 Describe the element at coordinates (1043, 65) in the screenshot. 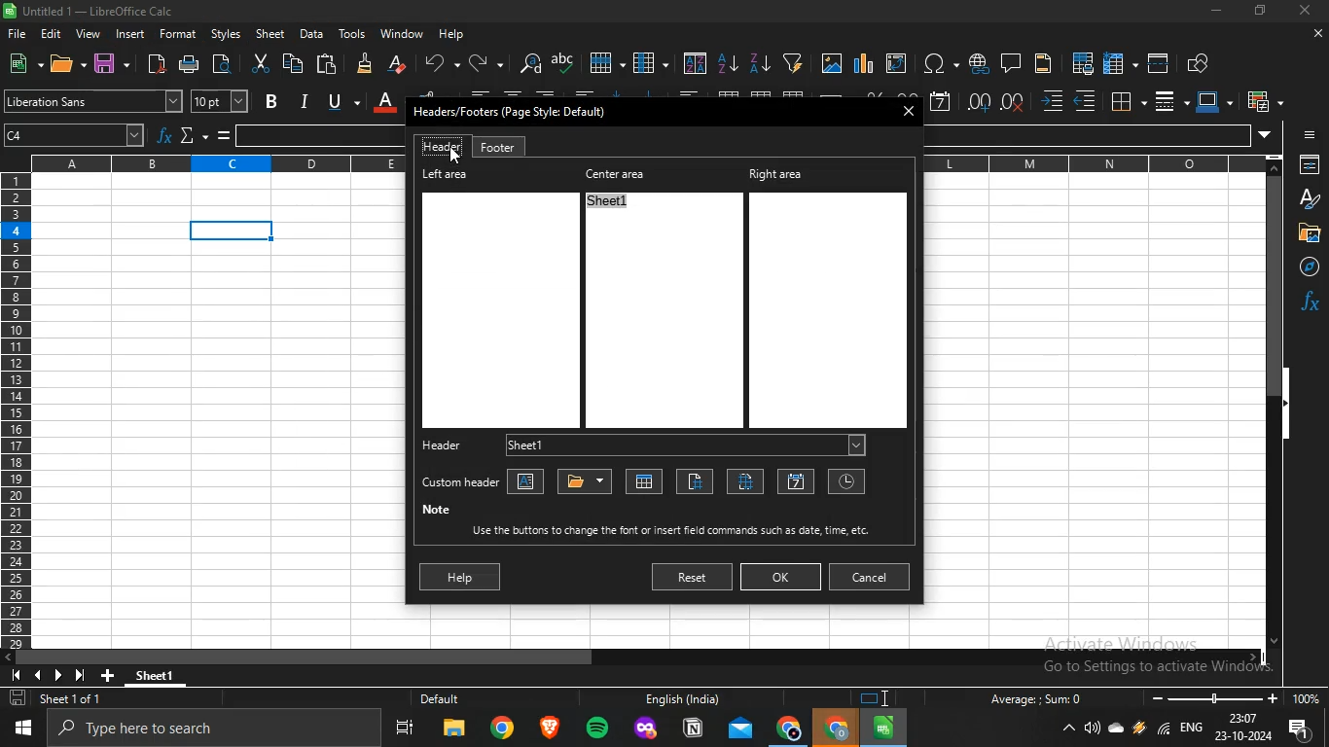

I see `headers and footers` at that location.